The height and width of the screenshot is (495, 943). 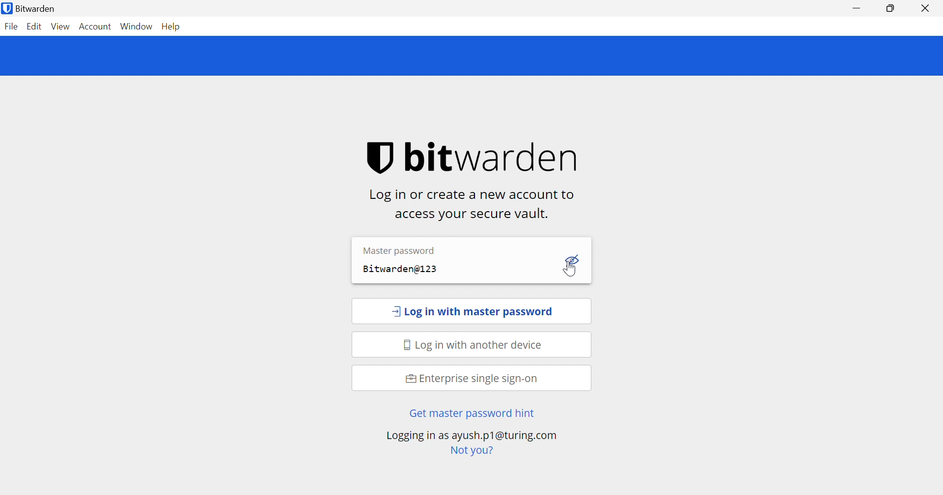 I want to click on Toggle Visibility, so click(x=574, y=259).